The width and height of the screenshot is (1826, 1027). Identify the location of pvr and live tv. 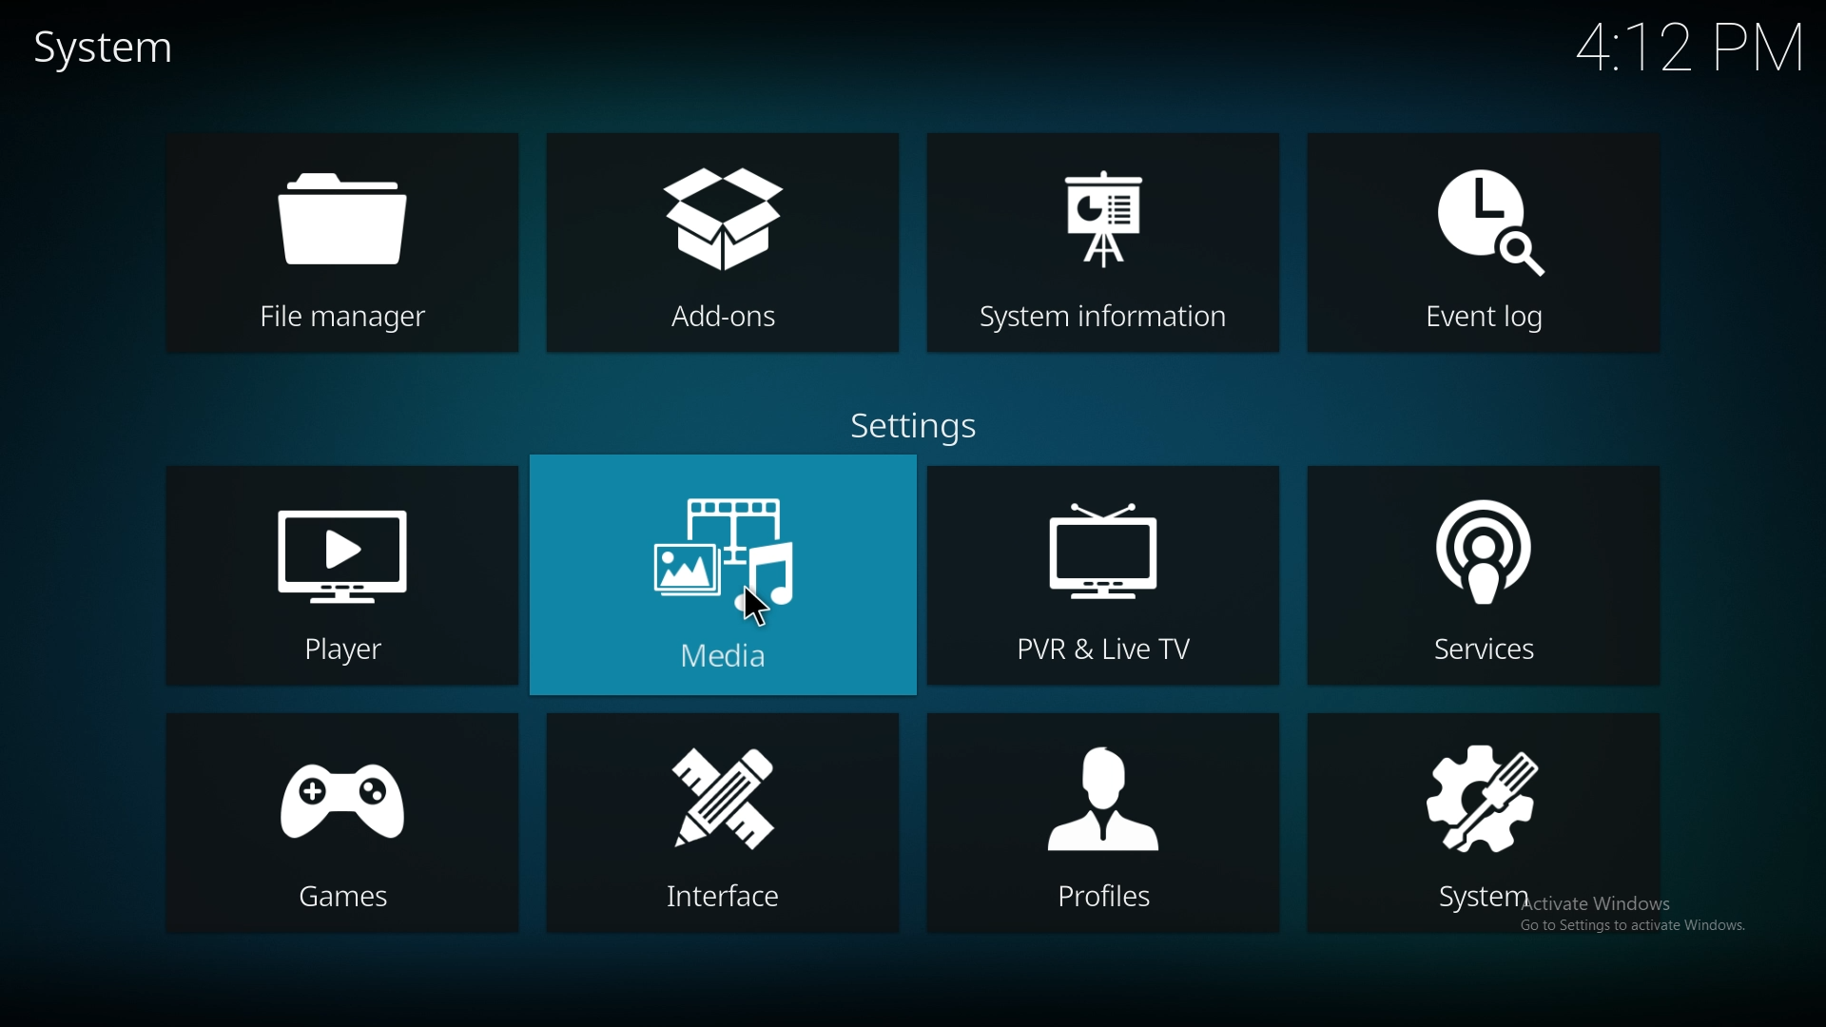
(1107, 571).